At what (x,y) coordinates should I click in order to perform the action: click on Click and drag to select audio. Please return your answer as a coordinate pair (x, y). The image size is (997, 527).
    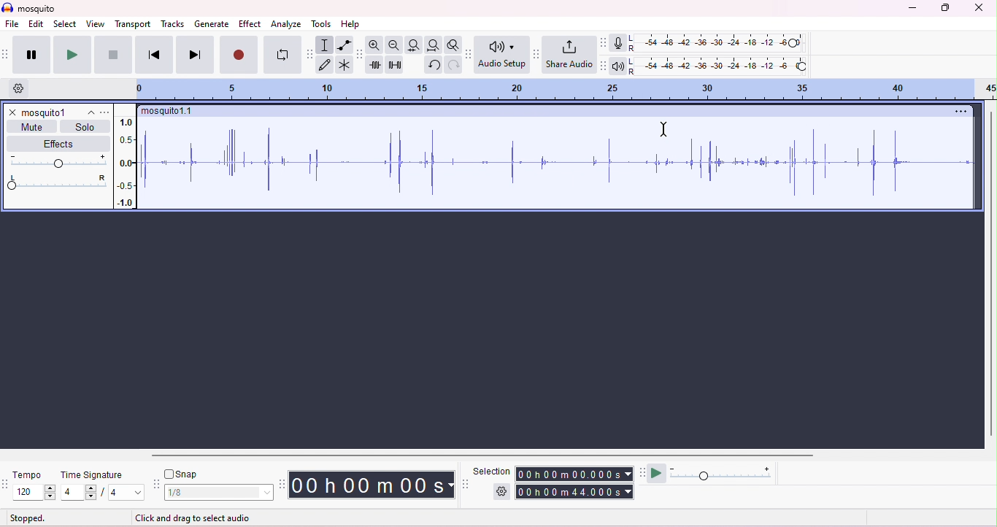
    Looking at the image, I should click on (204, 517).